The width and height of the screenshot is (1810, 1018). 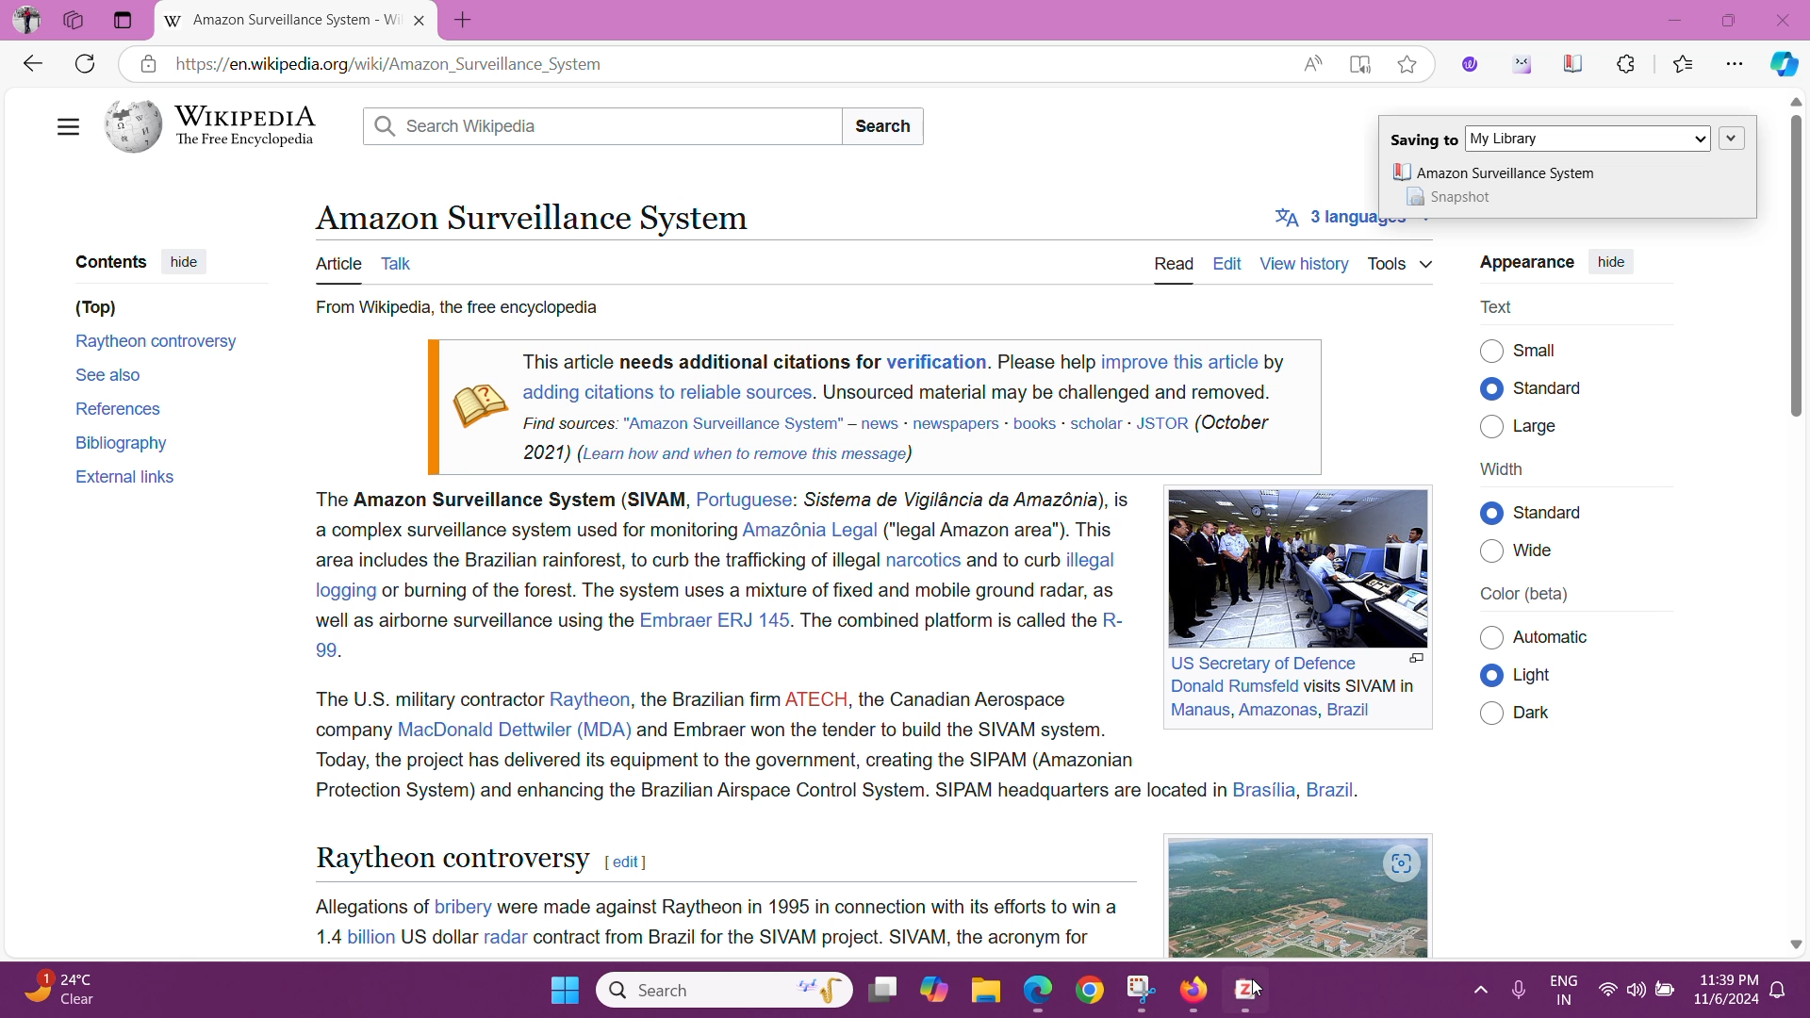 What do you see at coordinates (1567, 135) in the screenshot?
I see `Saving To Zotero Library` at bounding box center [1567, 135].